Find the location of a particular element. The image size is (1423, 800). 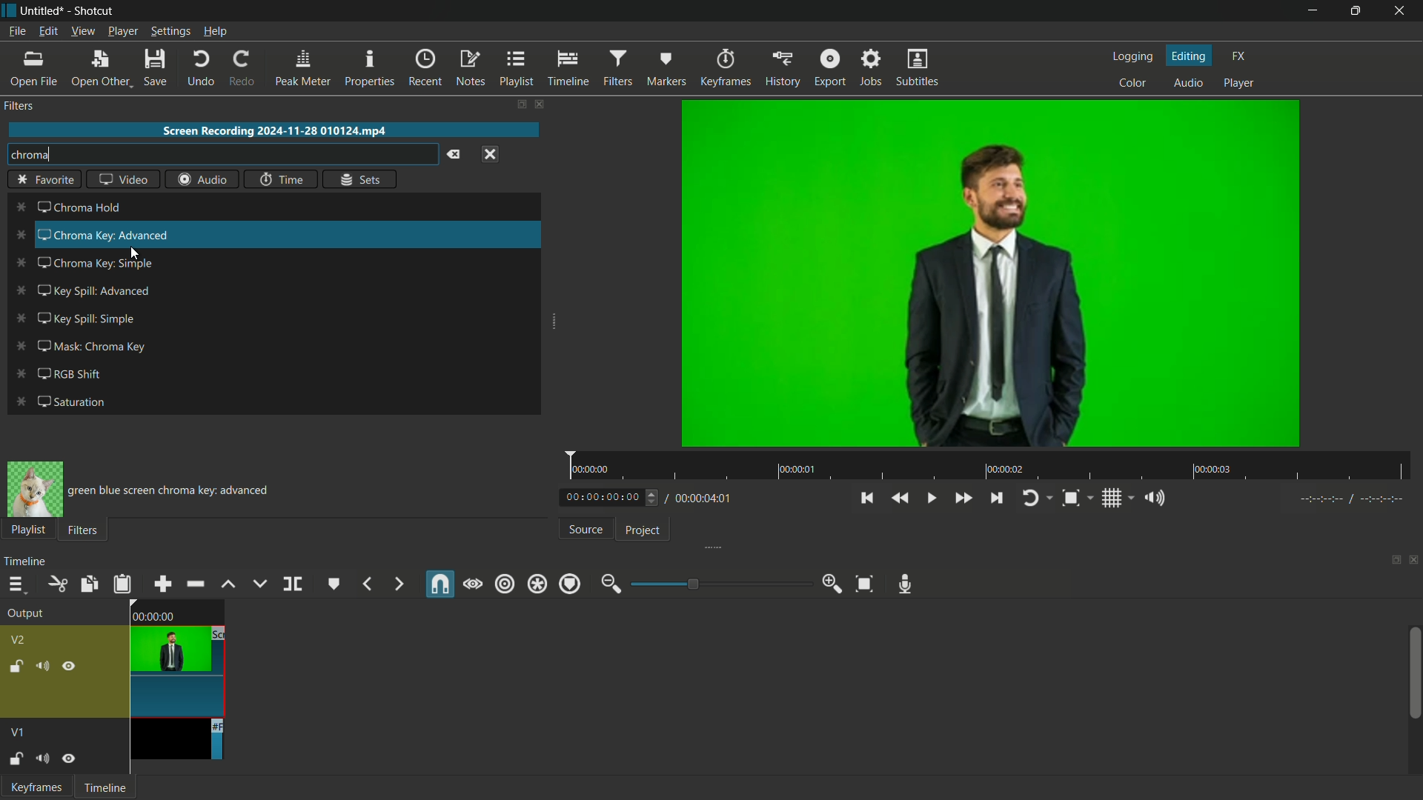

sets is located at coordinates (359, 179).